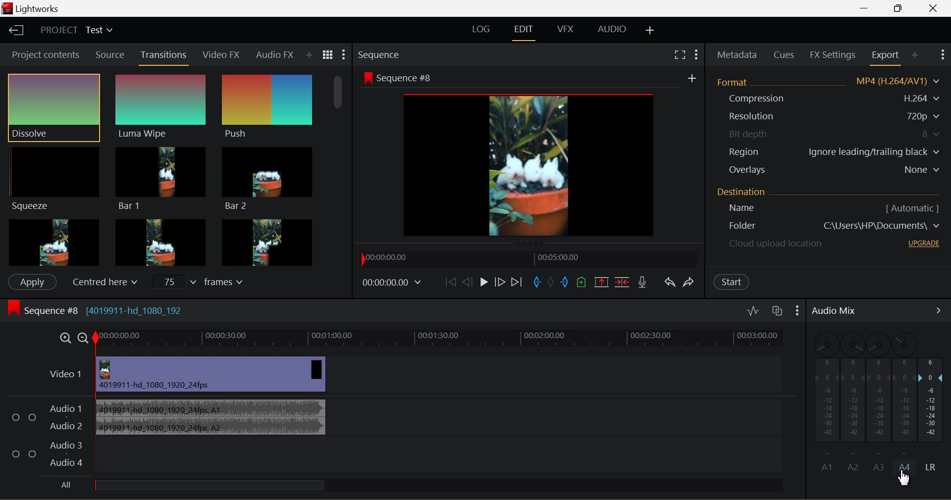  I want to click on Restore Down, so click(864, 8).